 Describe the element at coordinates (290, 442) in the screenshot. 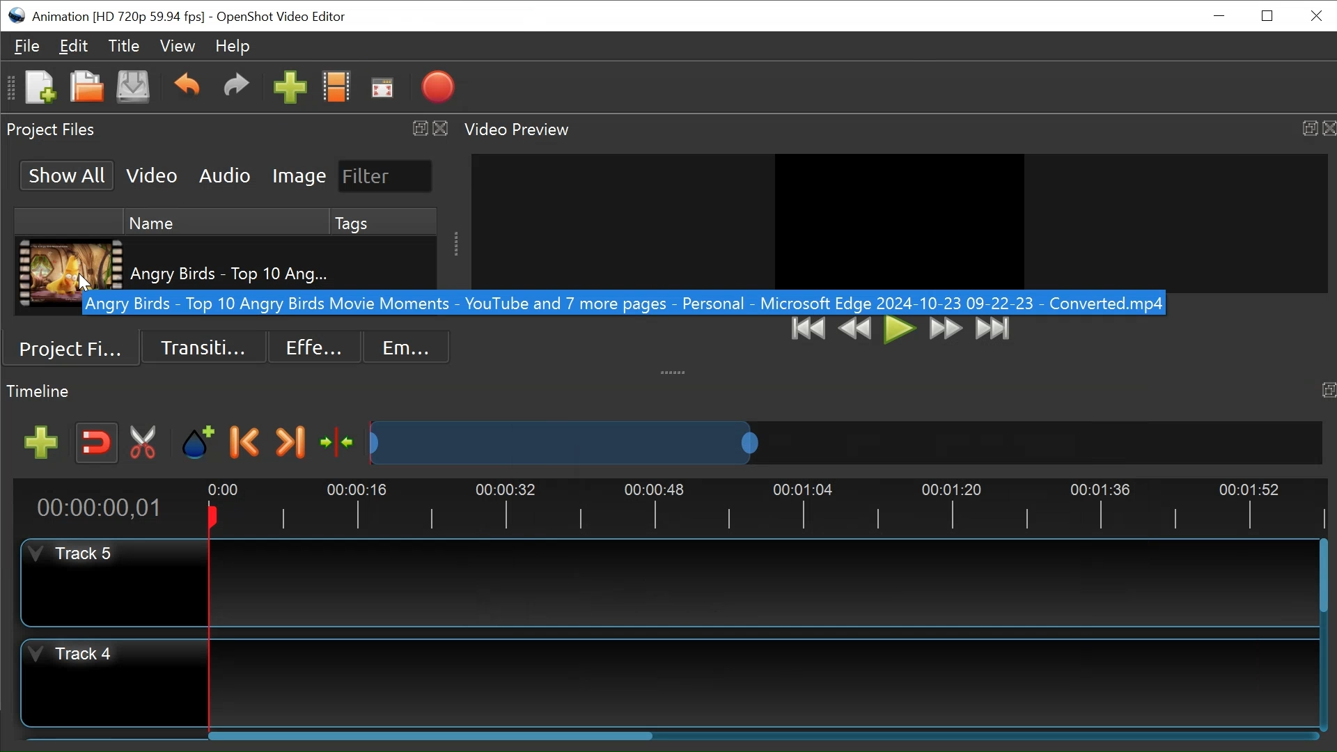

I see `Next Marker` at that location.